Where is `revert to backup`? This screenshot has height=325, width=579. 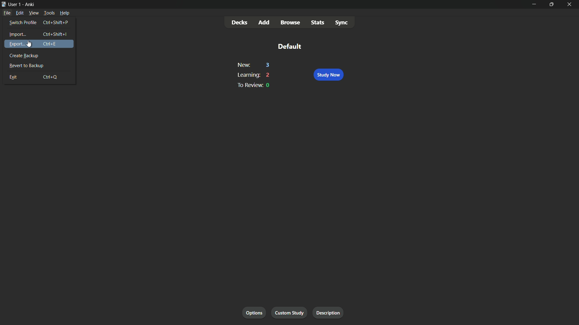
revert to backup is located at coordinates (26, 65).